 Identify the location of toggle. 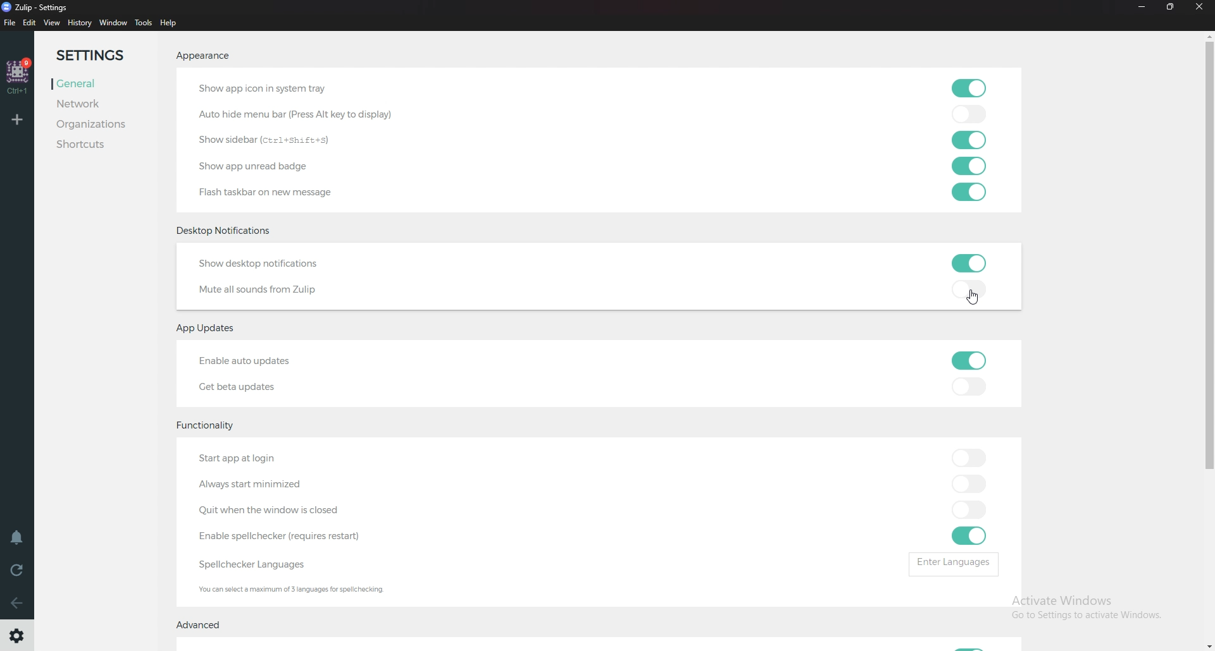
(967, 165).